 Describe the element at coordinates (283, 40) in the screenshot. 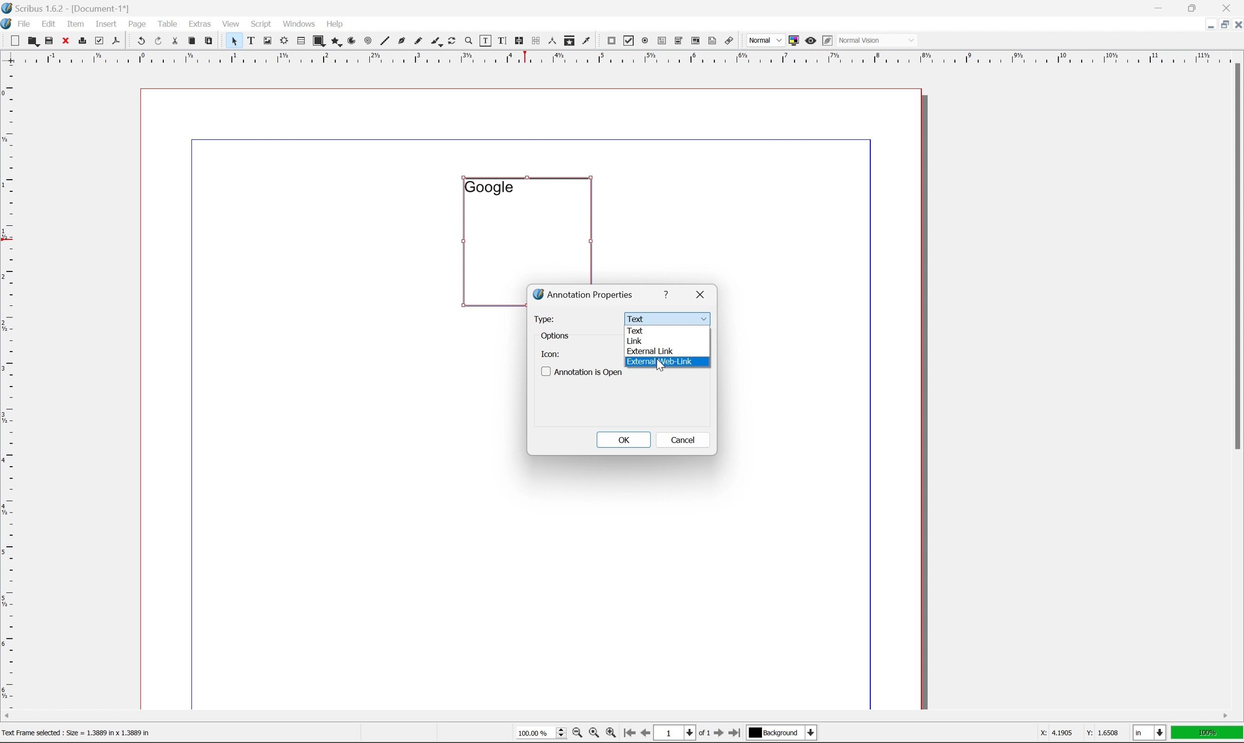

I see `render frame` at that location.